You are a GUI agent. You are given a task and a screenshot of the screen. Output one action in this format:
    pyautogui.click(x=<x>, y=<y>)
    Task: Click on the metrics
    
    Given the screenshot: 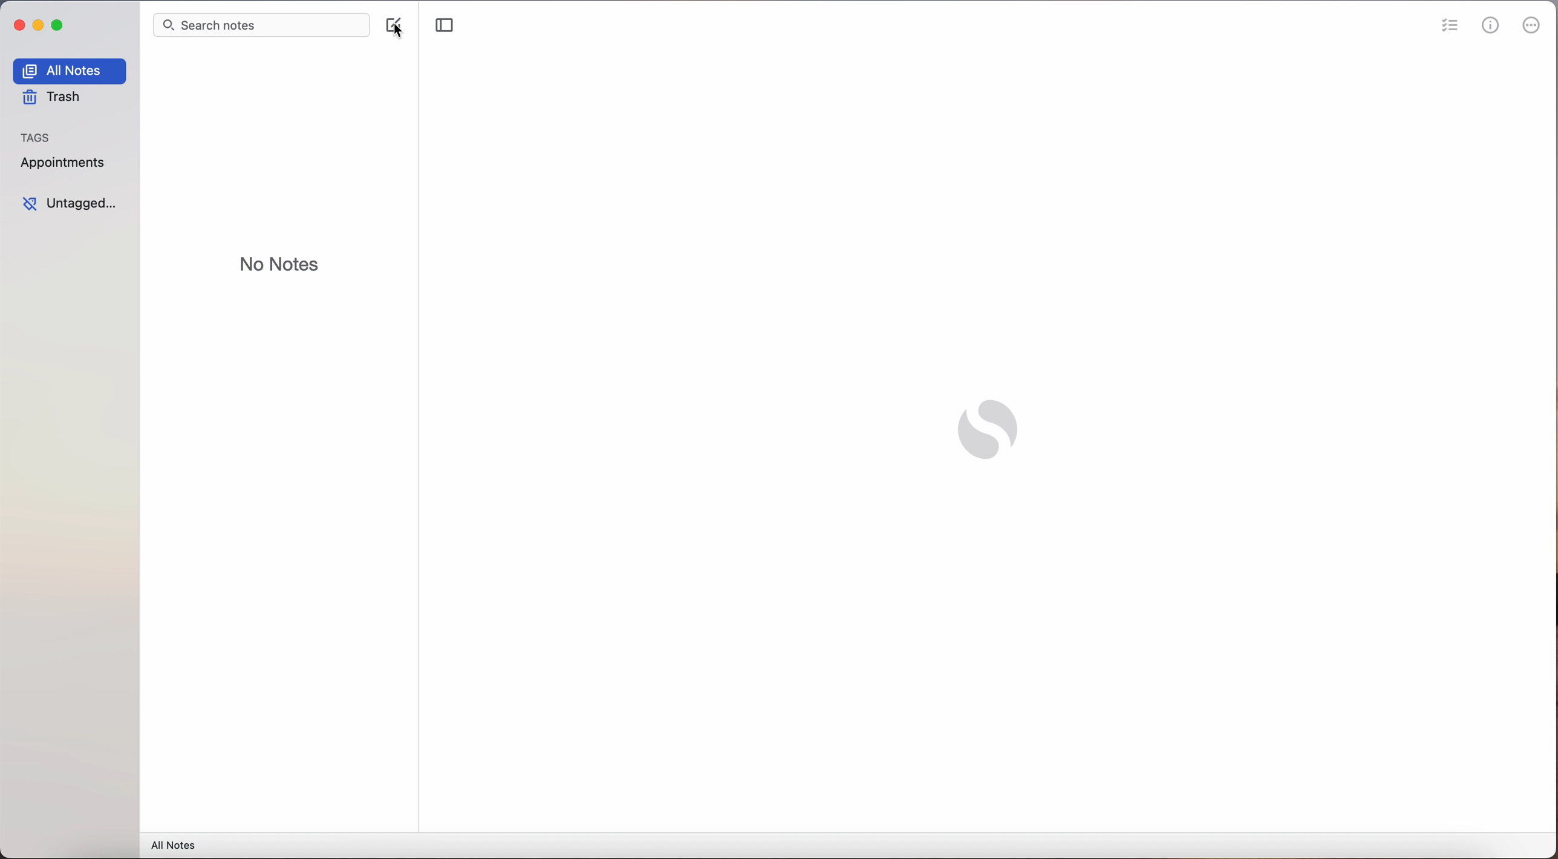 What is the action you would take?
    pyautogui.click(x=1491, y=25)
    